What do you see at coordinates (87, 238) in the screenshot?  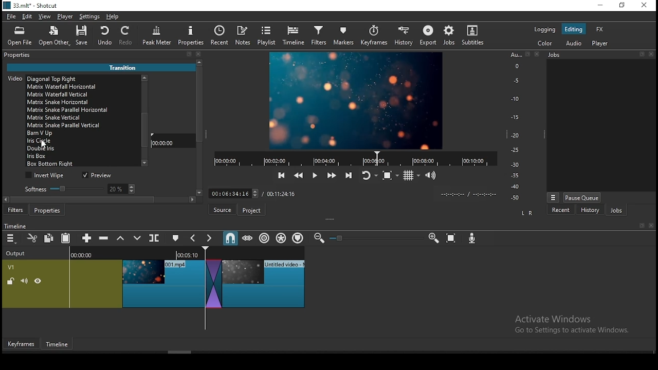 I see `append` at bounding box center [87, 238].